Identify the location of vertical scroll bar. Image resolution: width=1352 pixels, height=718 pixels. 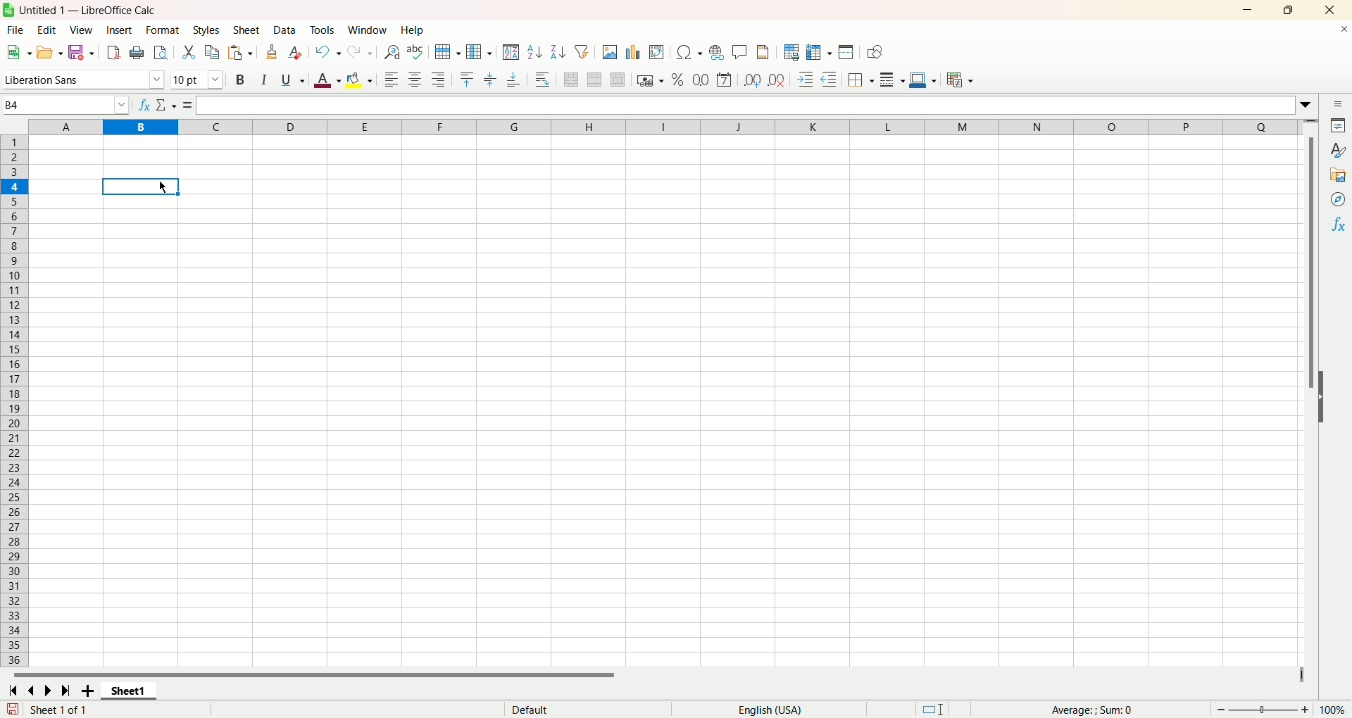
(1313, 392).